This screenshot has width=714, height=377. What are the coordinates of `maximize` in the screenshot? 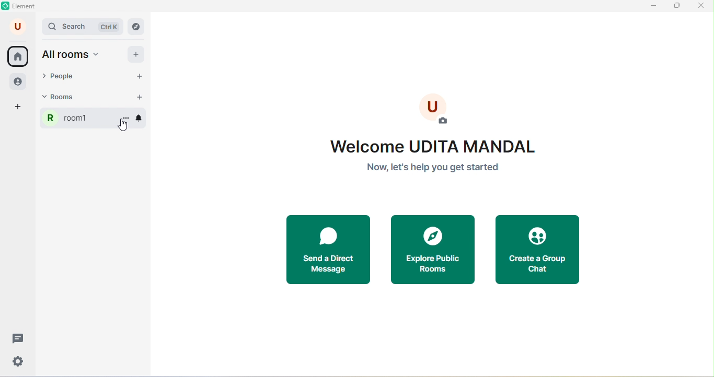 It's located at (678, 7).